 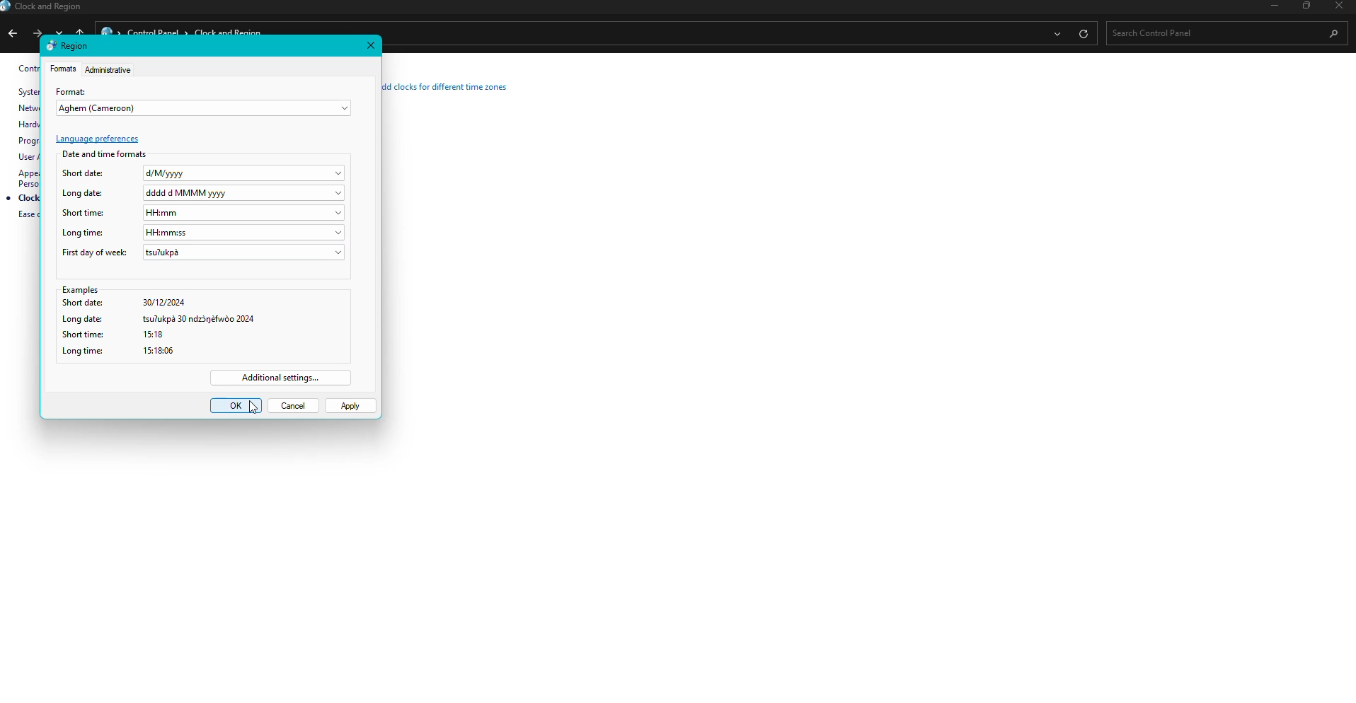 I want to click on Short time, so click(x=203, y=212).